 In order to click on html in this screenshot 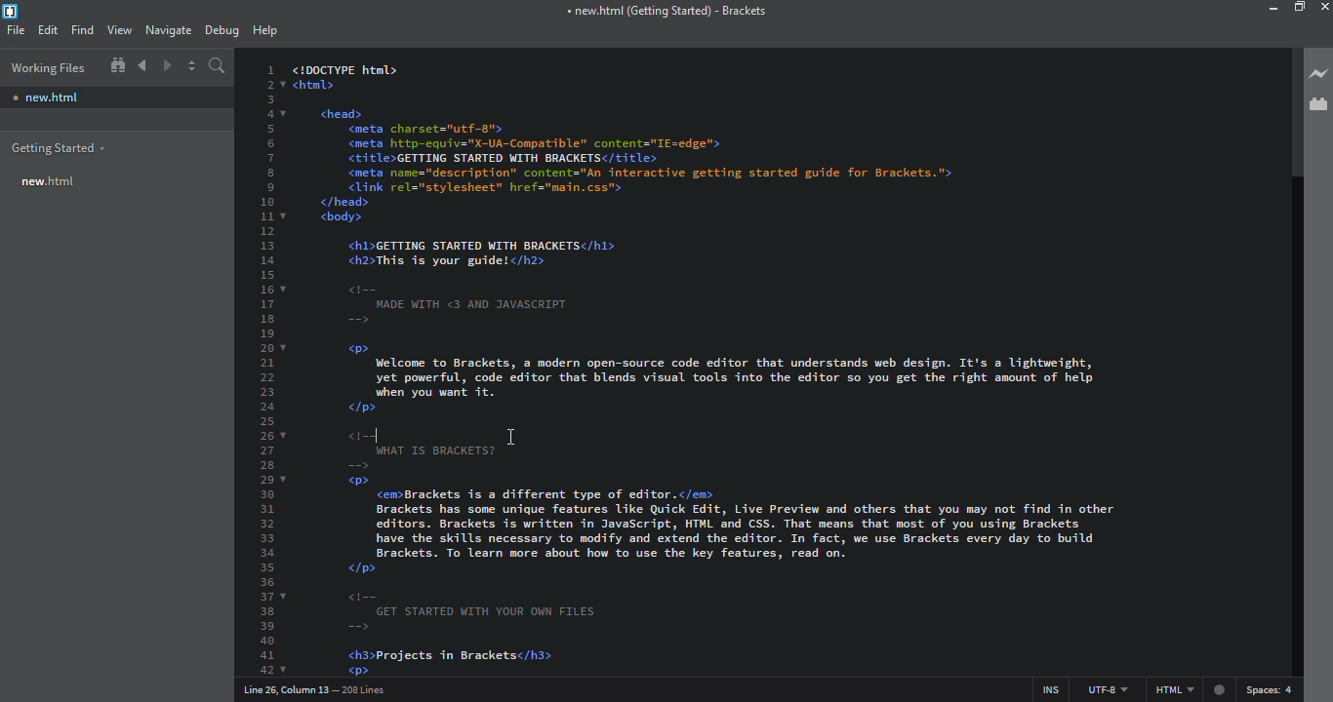, I will do `click(1192, 689)`.